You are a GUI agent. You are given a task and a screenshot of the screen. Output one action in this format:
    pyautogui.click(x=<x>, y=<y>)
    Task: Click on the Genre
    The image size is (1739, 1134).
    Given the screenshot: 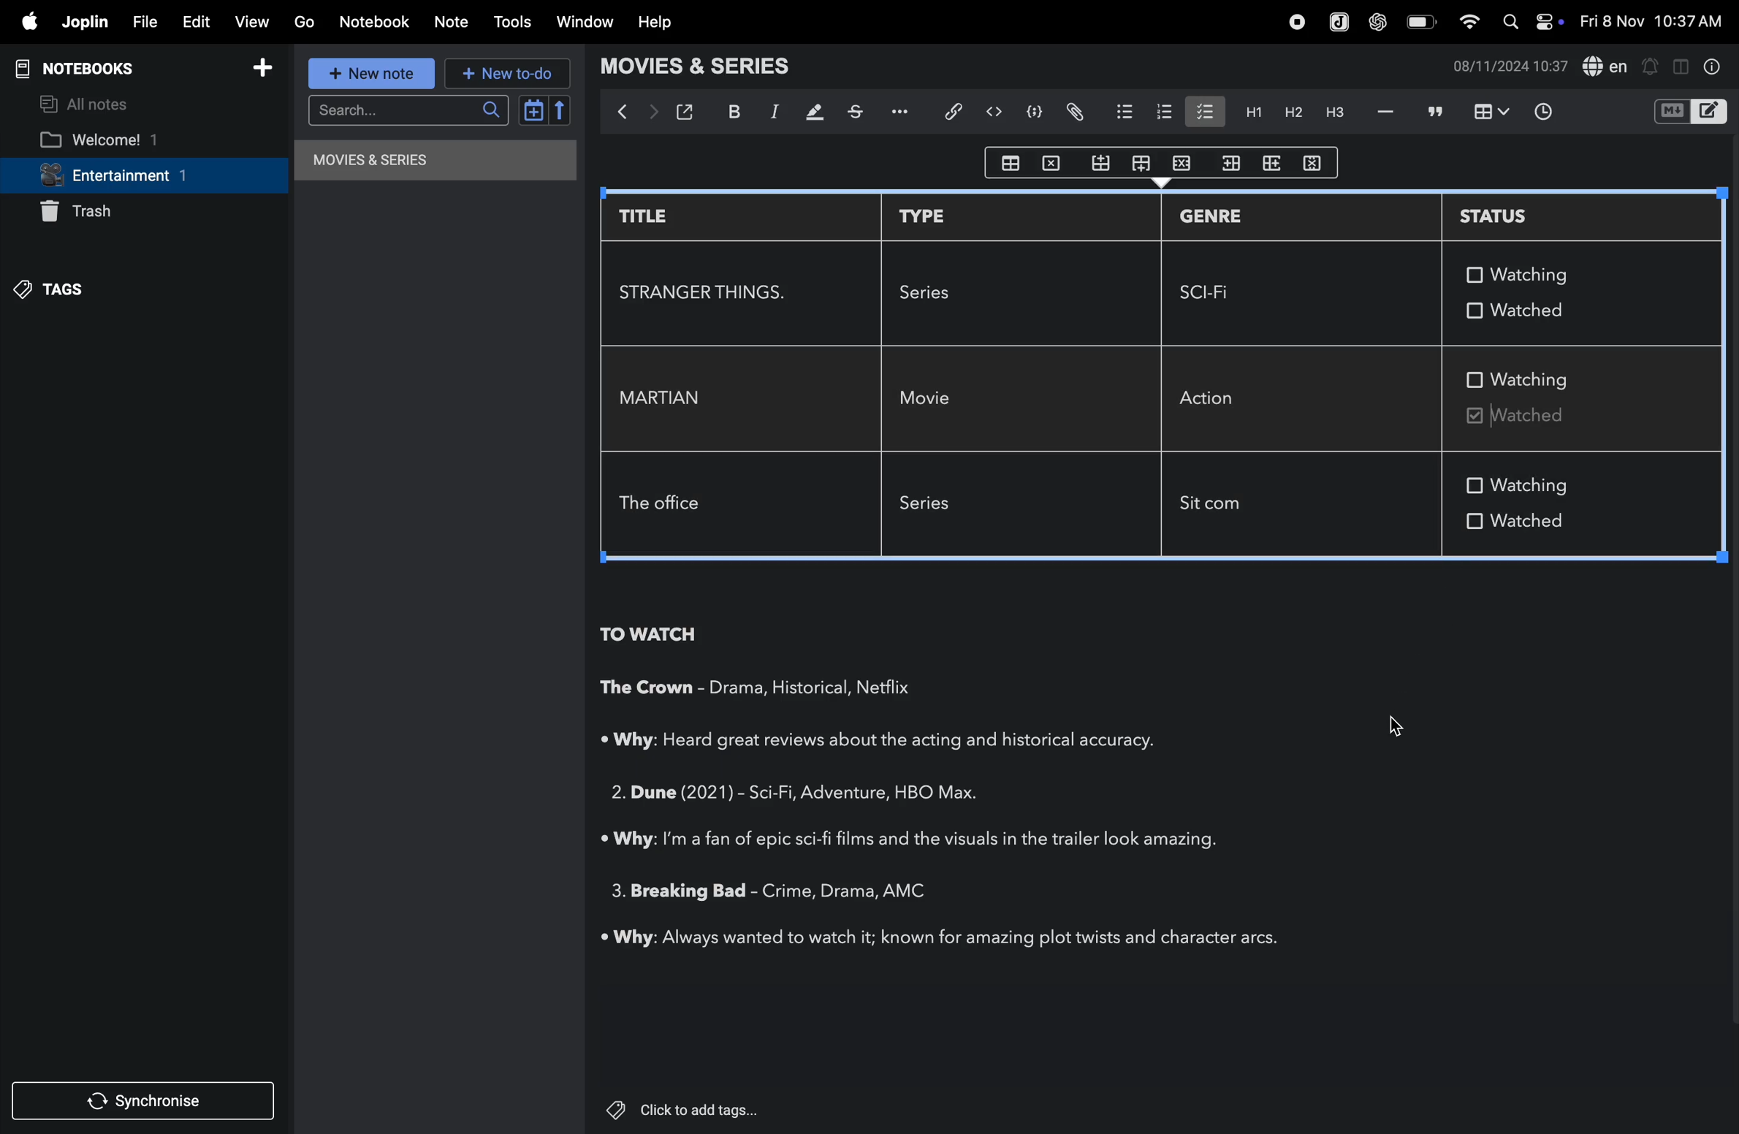 What is the action you would take?
    pyautogui.click(x=817, y=796)
    